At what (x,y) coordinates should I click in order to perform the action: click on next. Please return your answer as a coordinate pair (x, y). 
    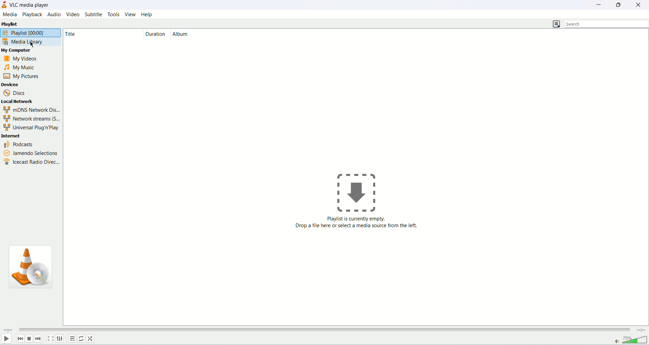
    Looking at the image, I should click on (38, 339).